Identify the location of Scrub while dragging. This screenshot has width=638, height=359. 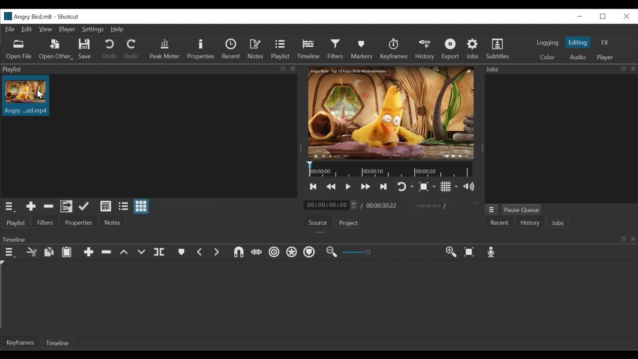
(257, 253).